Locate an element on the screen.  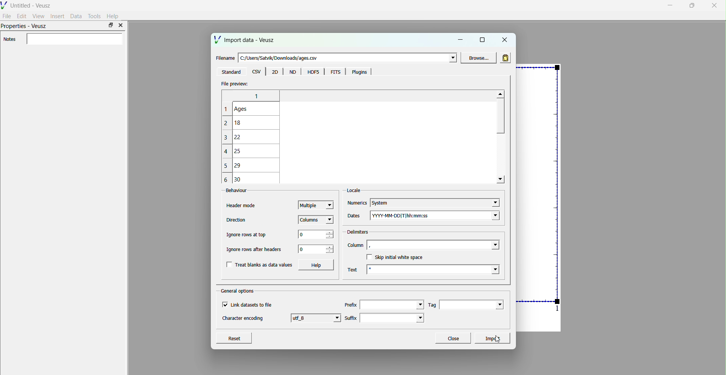
Treat blanks as data values is located at coordinates (265, 265).